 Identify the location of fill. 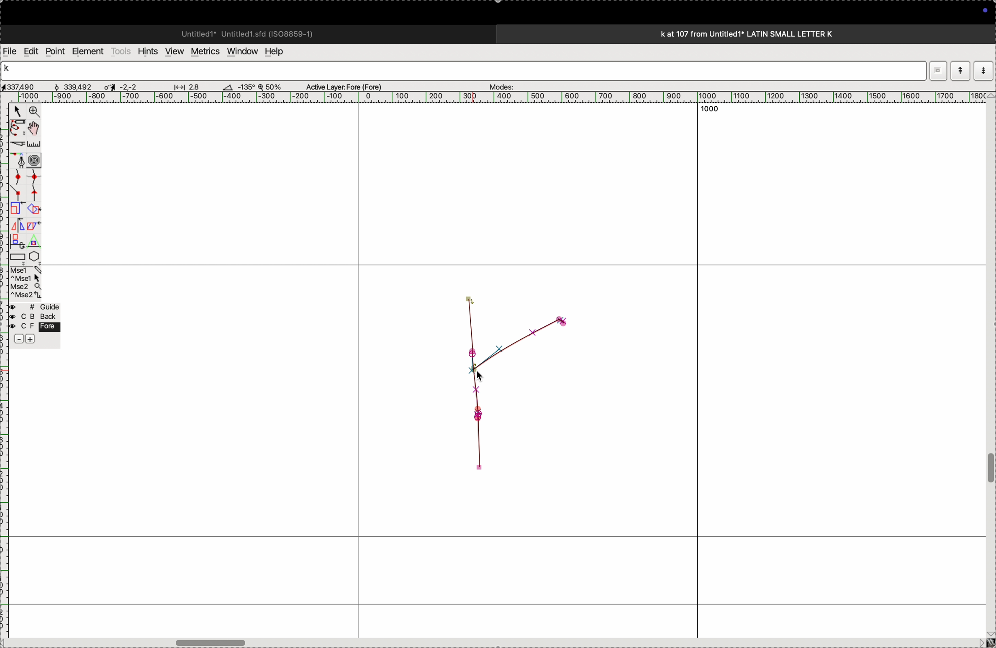
(35, 208).